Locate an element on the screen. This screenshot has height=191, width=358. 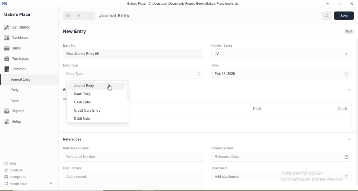
Credit is located at coordinates (341, 108).